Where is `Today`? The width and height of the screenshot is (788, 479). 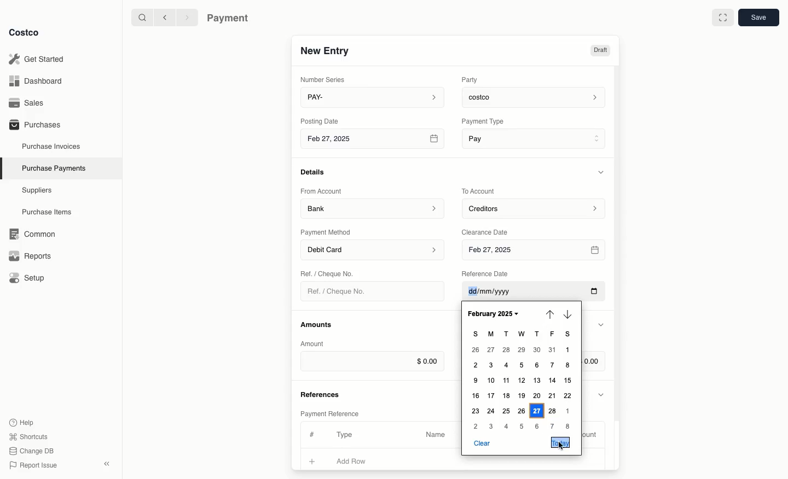 Today is located at coordinates (560, 442).